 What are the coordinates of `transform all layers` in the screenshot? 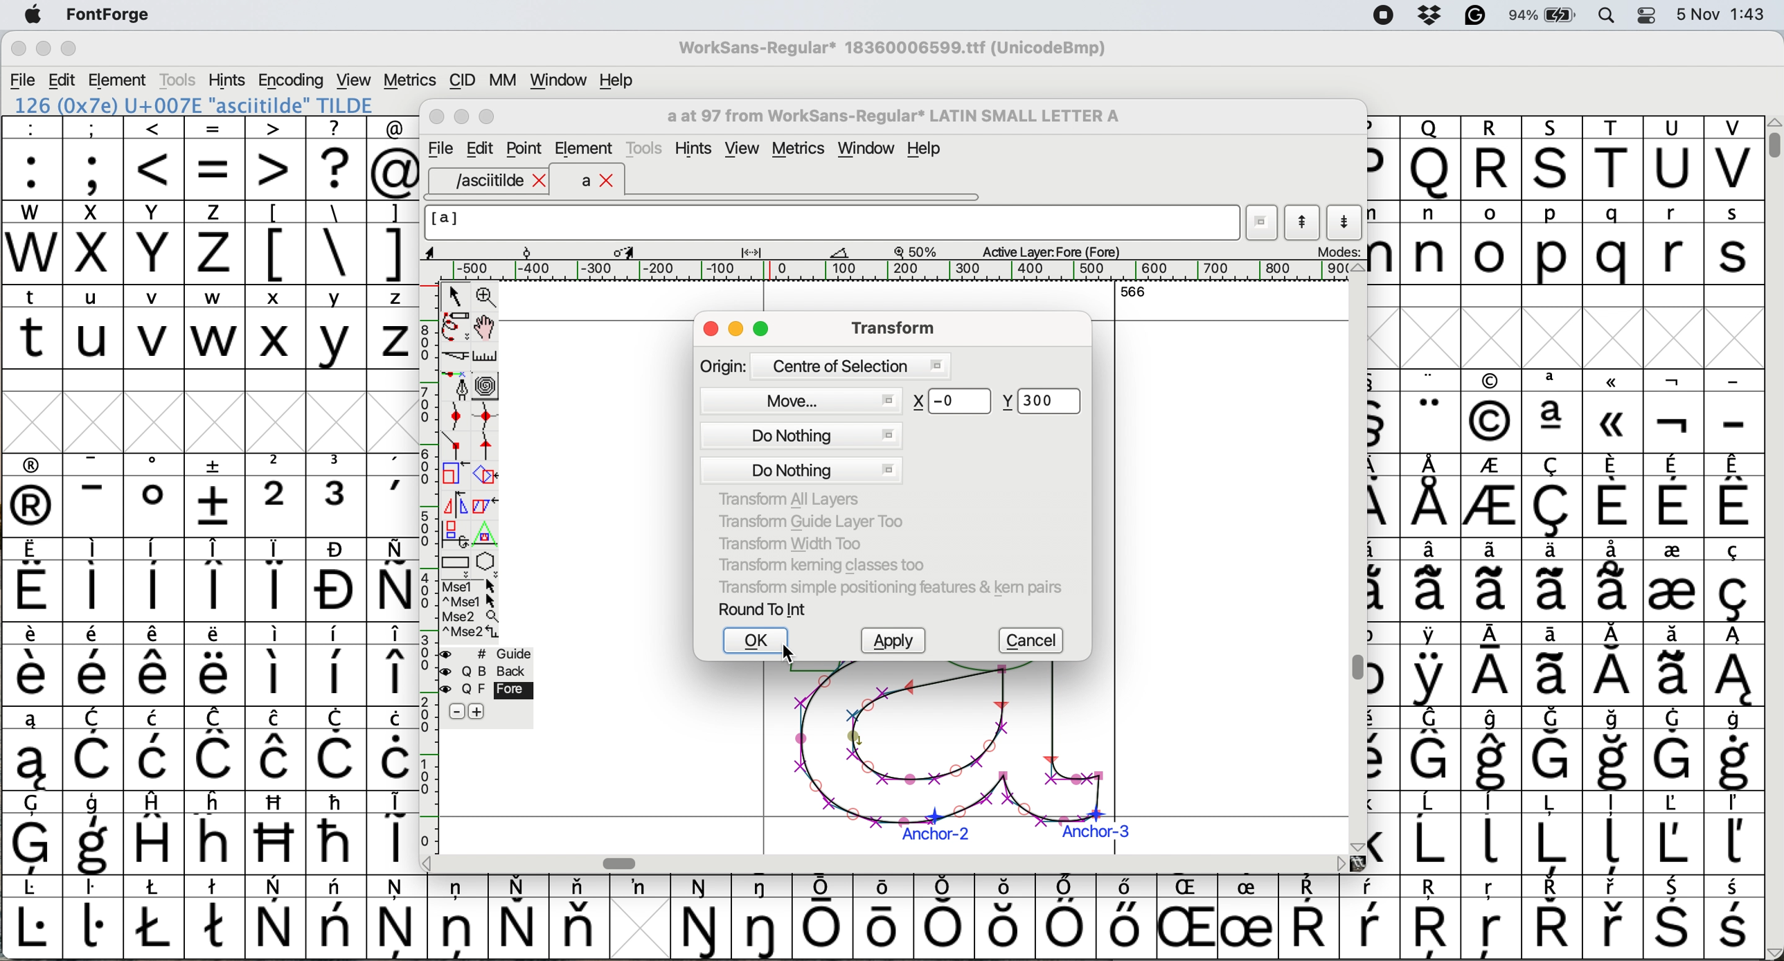 It's located at (793, 499).